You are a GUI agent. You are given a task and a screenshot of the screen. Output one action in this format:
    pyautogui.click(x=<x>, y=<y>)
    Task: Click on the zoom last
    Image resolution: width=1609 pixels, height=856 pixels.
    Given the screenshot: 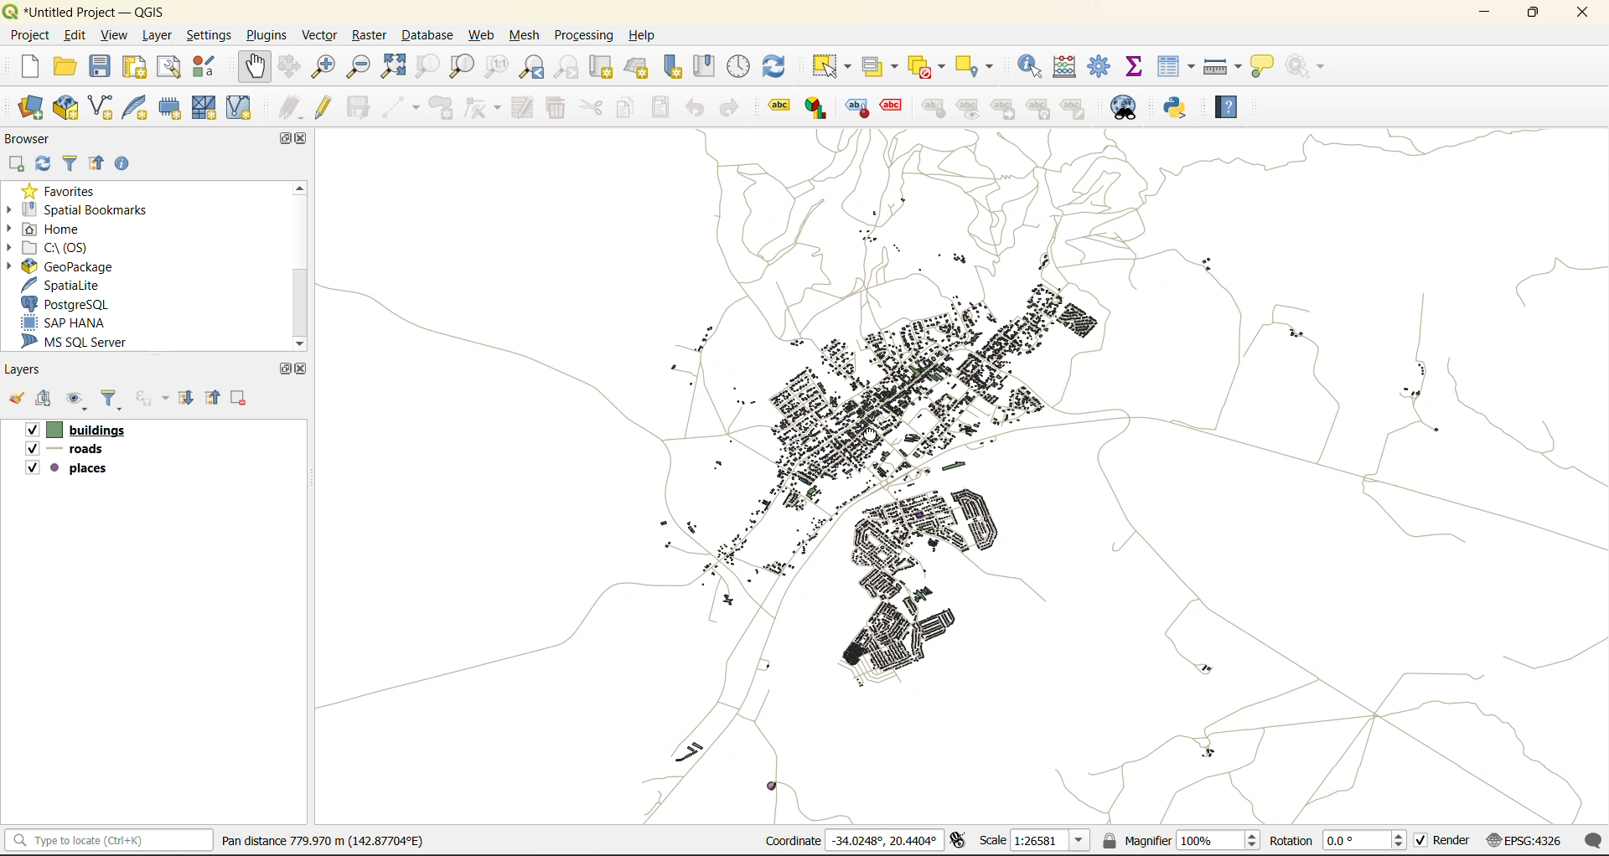 What is the action you would take?
    pyautogui.click(x=531, y=70)
    